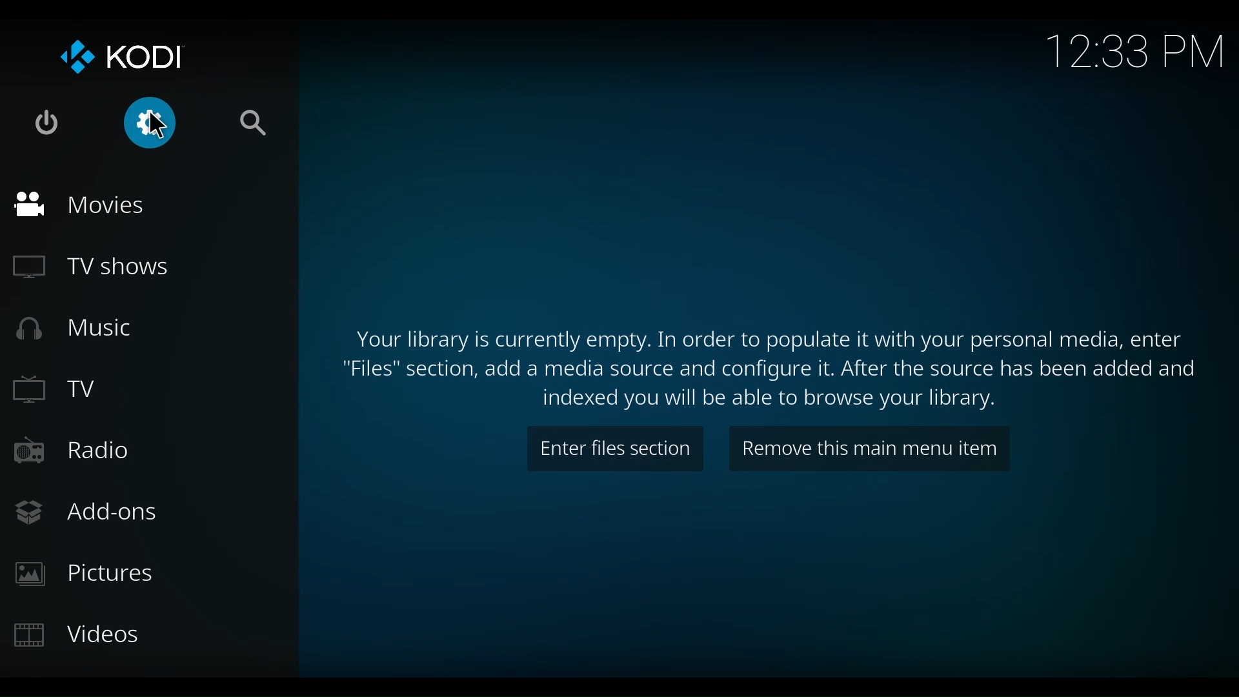 Image resolution: width=1239 pixels, height=697 pixels. Describe the element at coordinates (126, 121) in the screenshot. I see `Settings` at that location.